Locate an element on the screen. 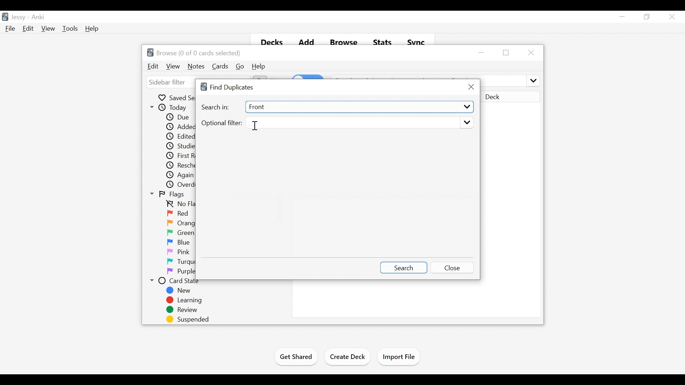  View is located at coordinates (174, 67).